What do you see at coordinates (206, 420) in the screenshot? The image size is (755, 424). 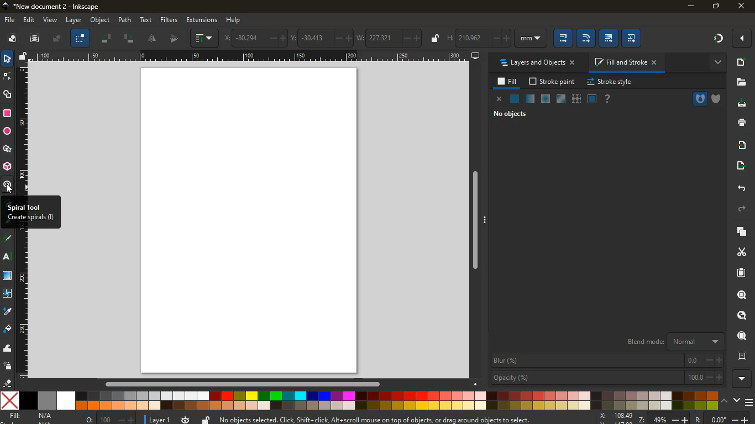 I see `unlock` at bounding box center [206, 420].